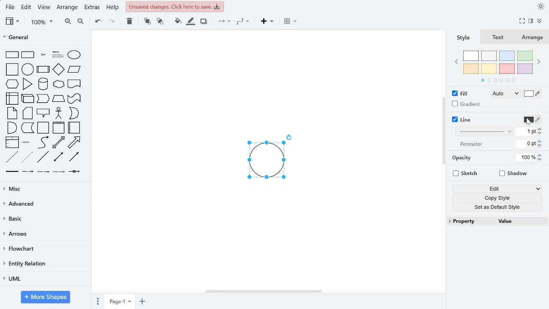 The height and width of the screenshot is (309, 549). What do you see at coordinates (28, 70) in the screenshot?
I see `circle` at bounding box center [28, 70].